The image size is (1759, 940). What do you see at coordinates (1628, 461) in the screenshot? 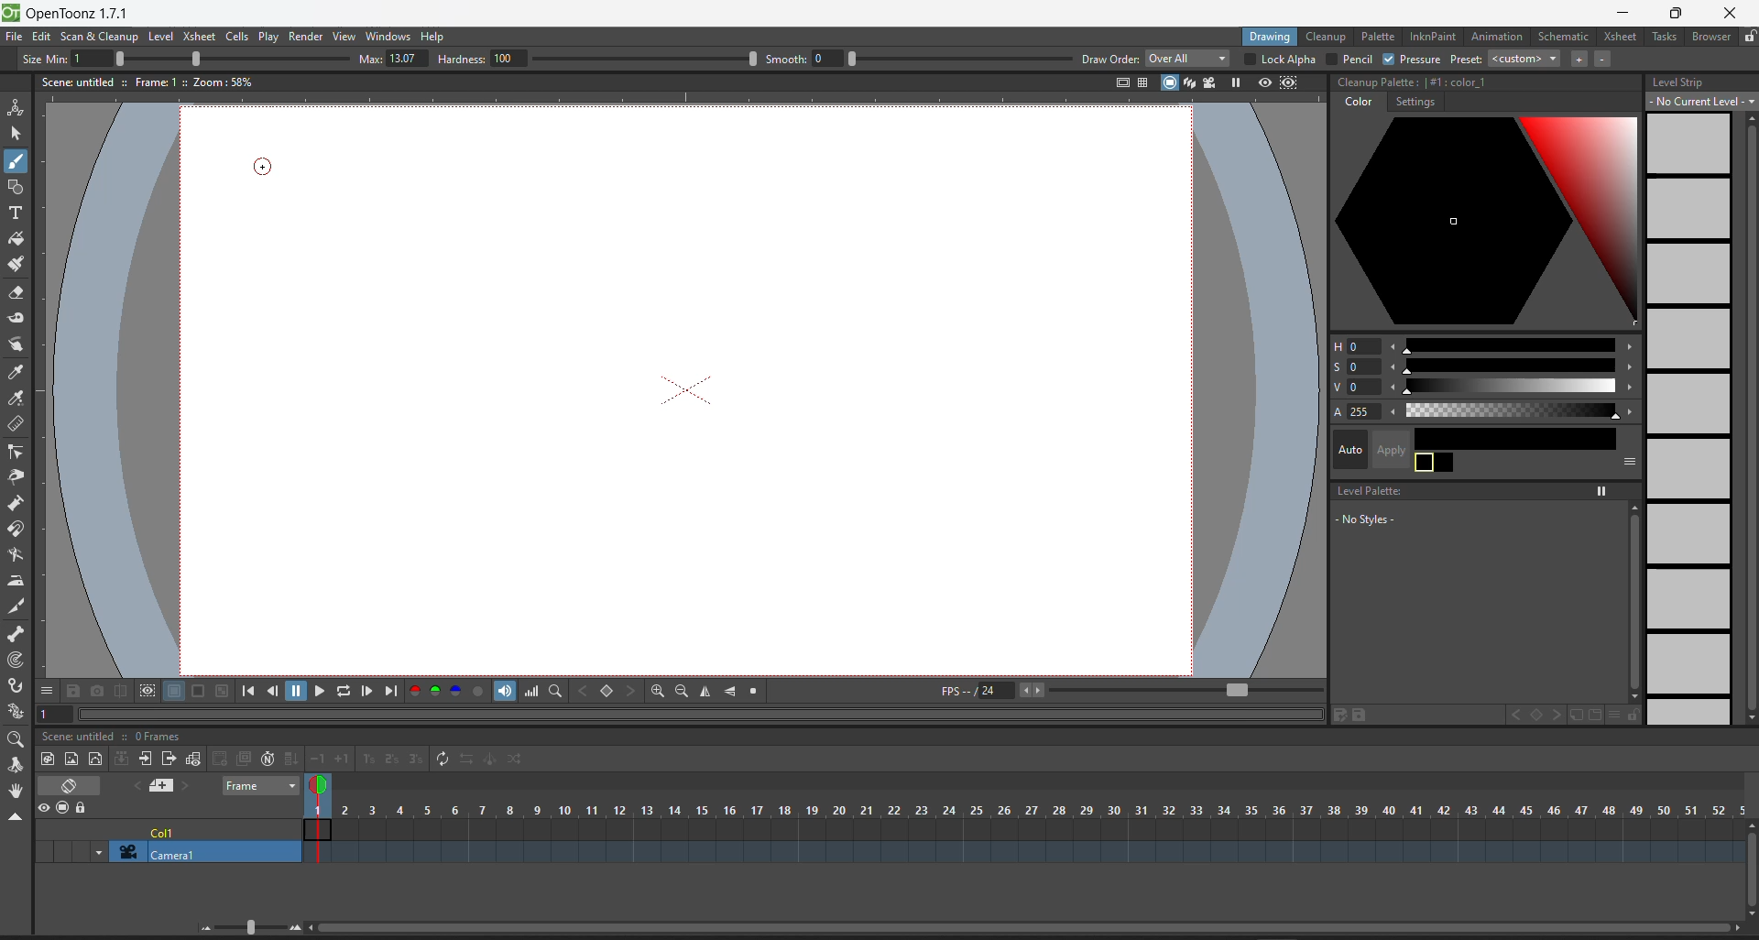
I see `show or hide parts of color page` at bounding box center [1628, 461].